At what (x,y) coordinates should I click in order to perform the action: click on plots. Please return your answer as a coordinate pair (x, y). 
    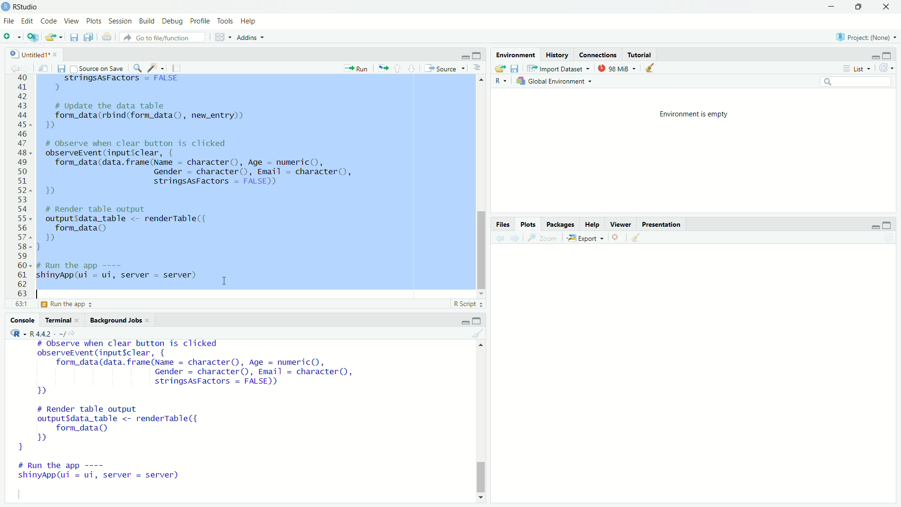
    Looking at the image, I should click on (529, 224).